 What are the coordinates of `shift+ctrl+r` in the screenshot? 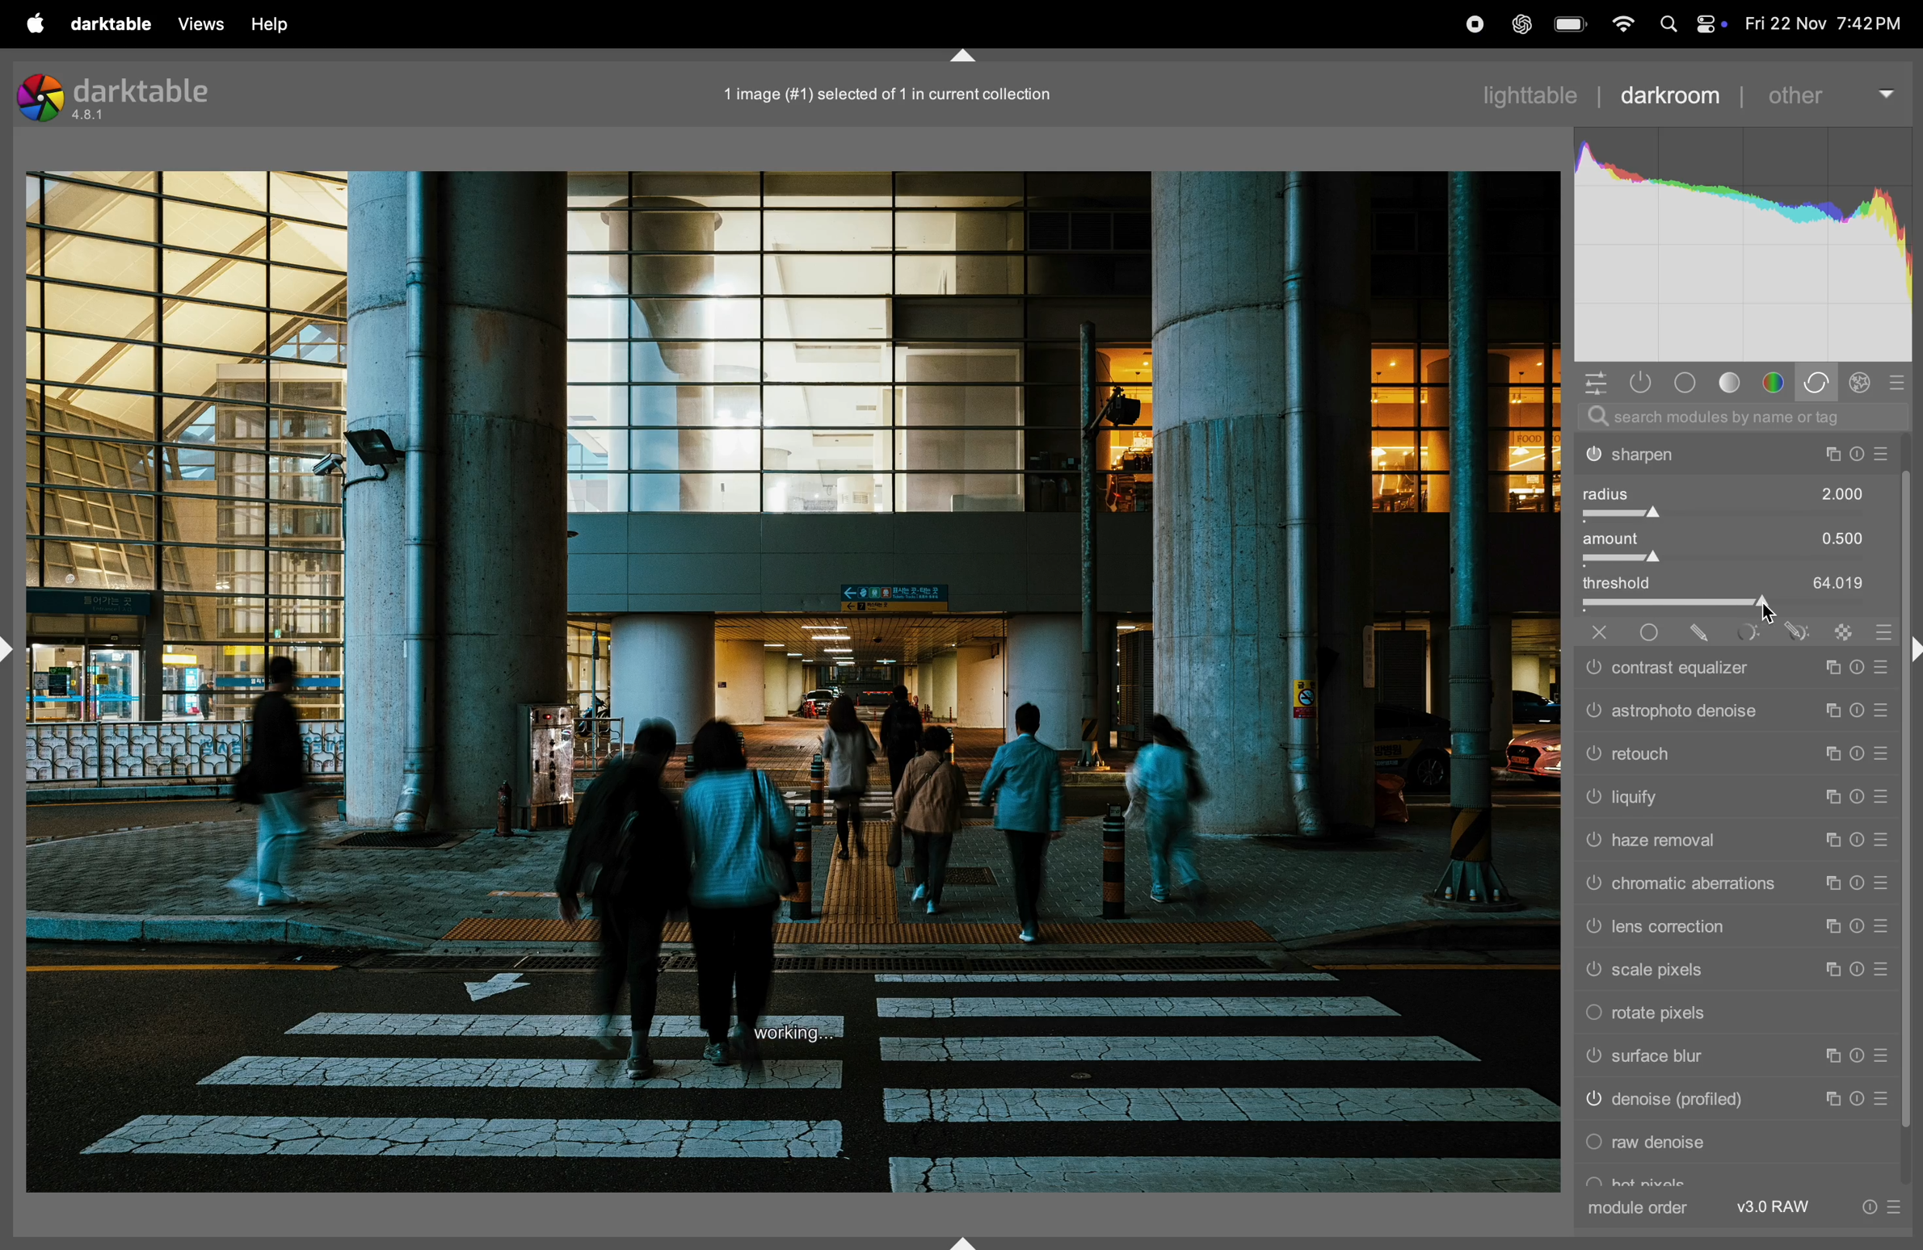 It's located at (1912, 648).